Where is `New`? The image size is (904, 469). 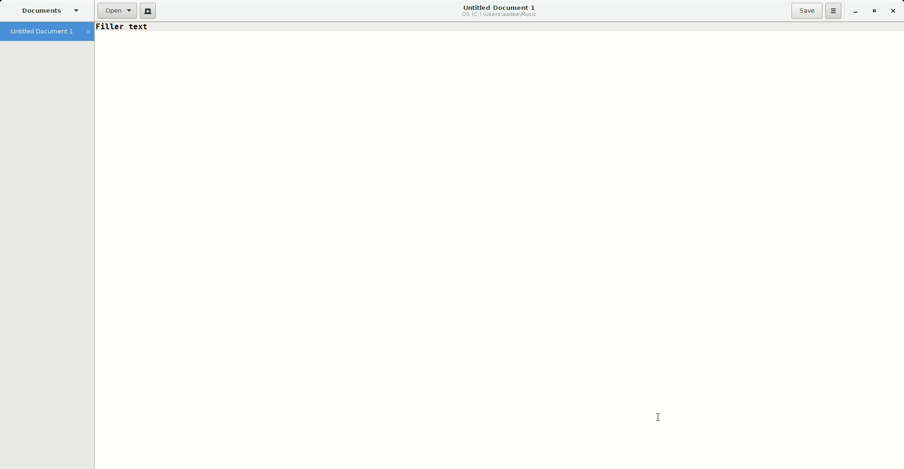 New is located at coordinates (149, 12).